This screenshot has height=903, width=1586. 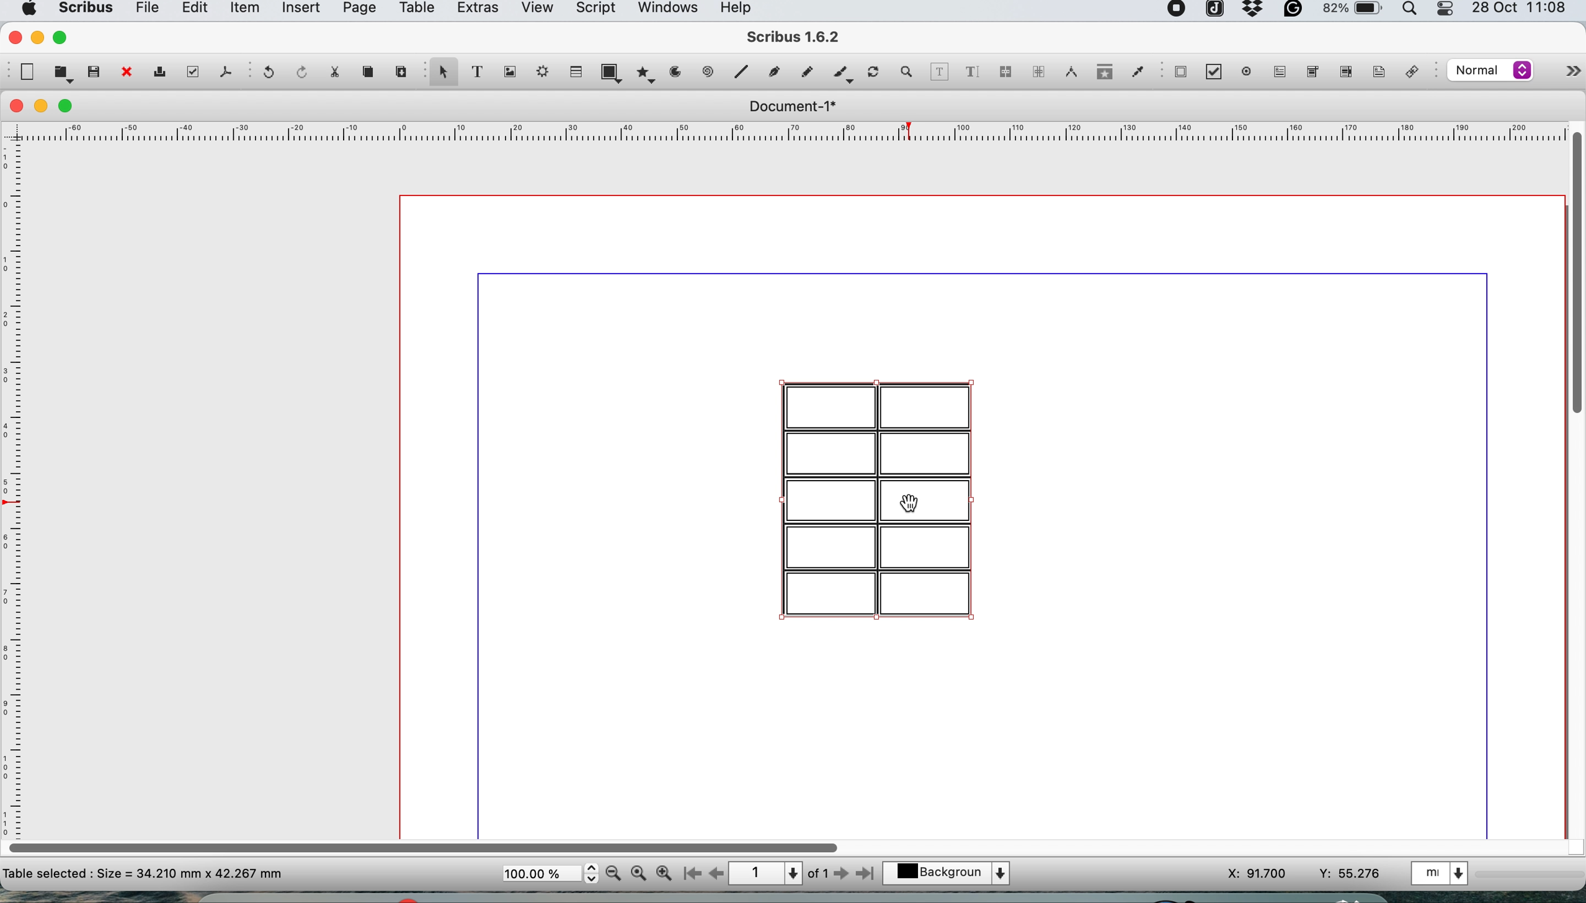 What do you see at coordinates (916, 504) in the screenshot?
I see `cursor` at bounding box center [916, 504].